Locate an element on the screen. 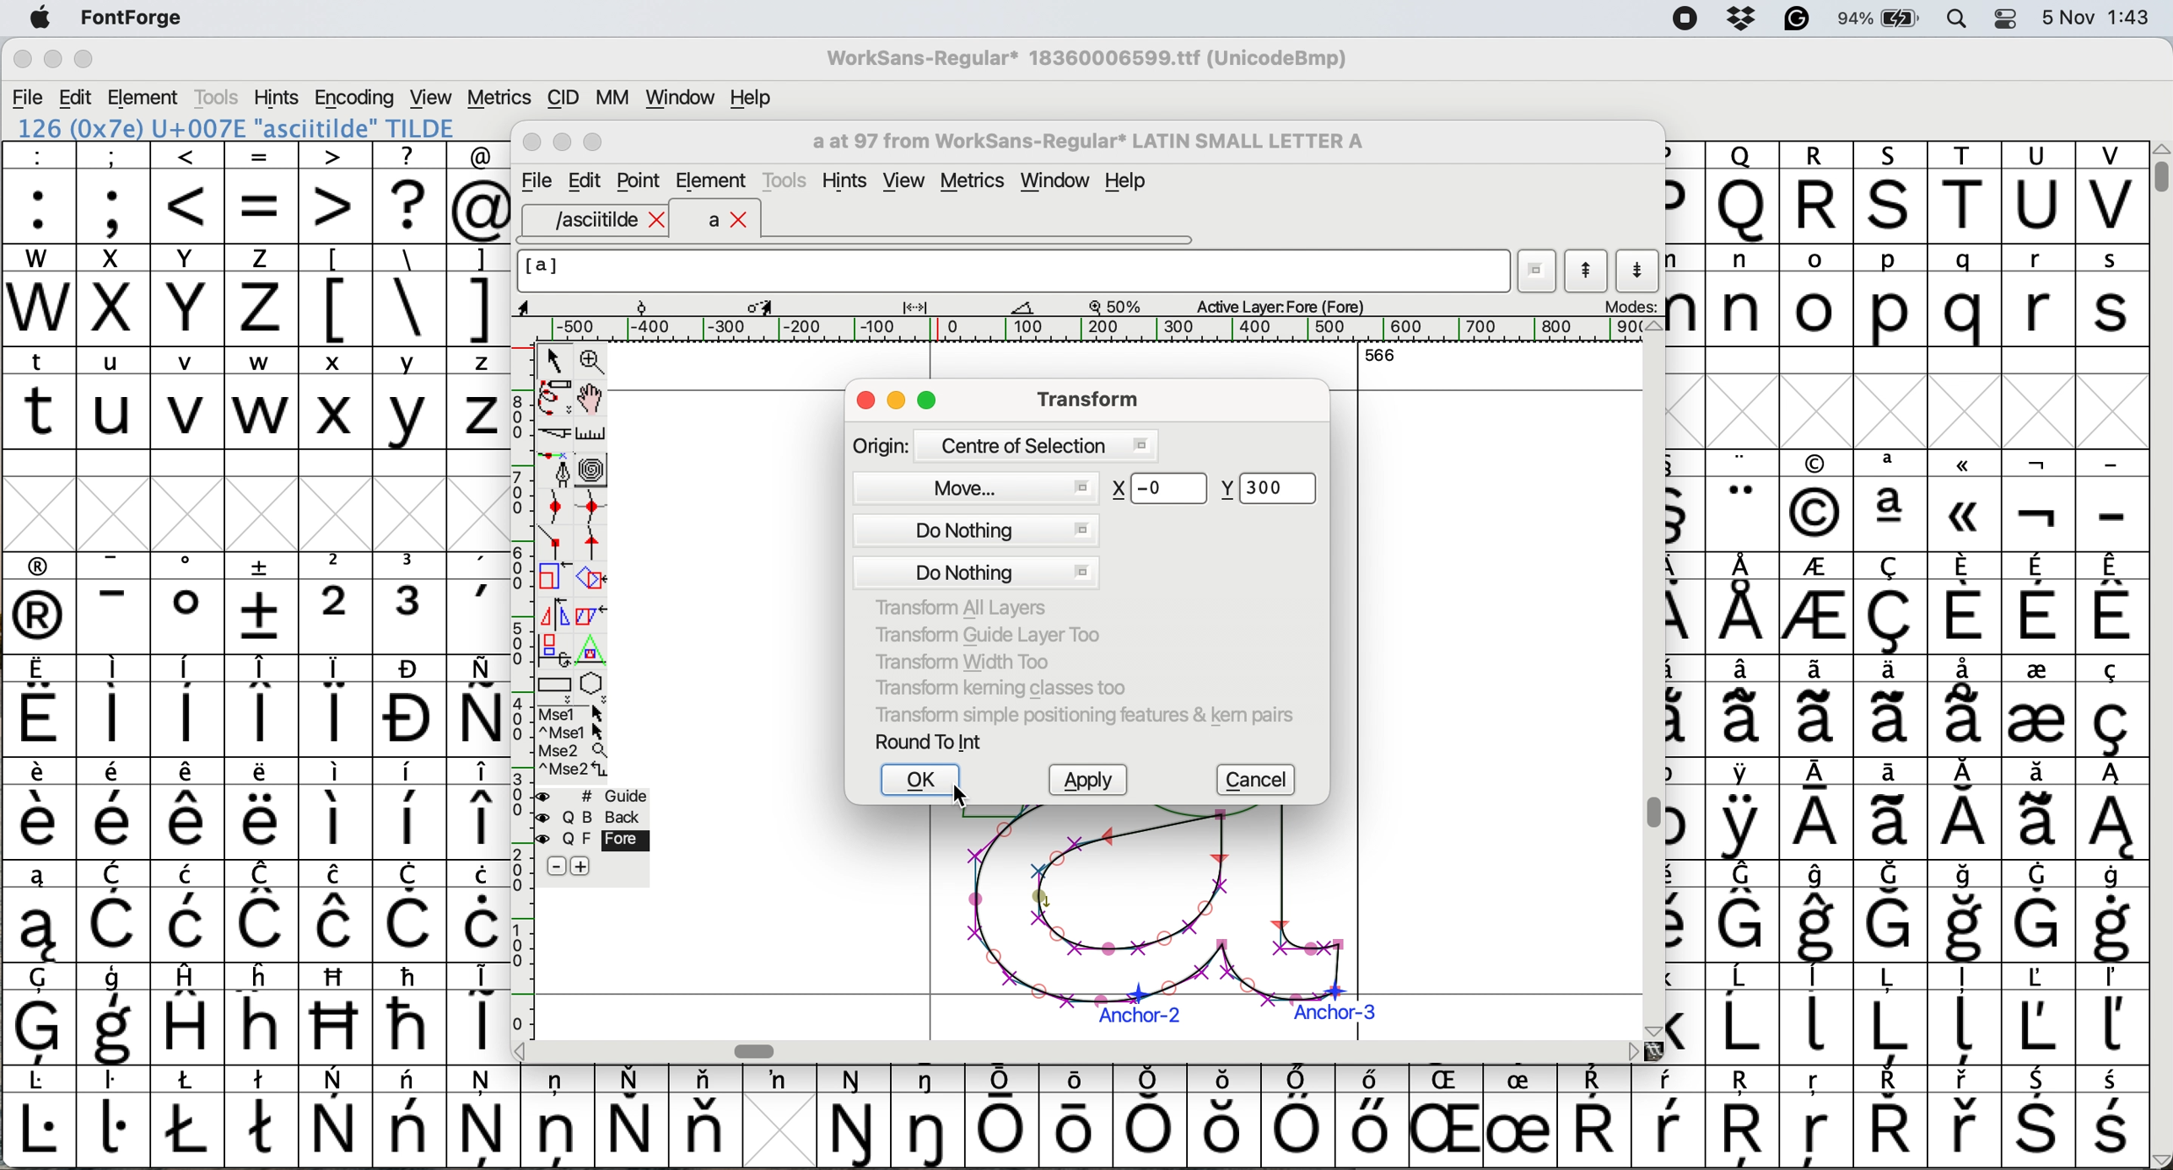  symbol is located at coordinates (2036, 705).